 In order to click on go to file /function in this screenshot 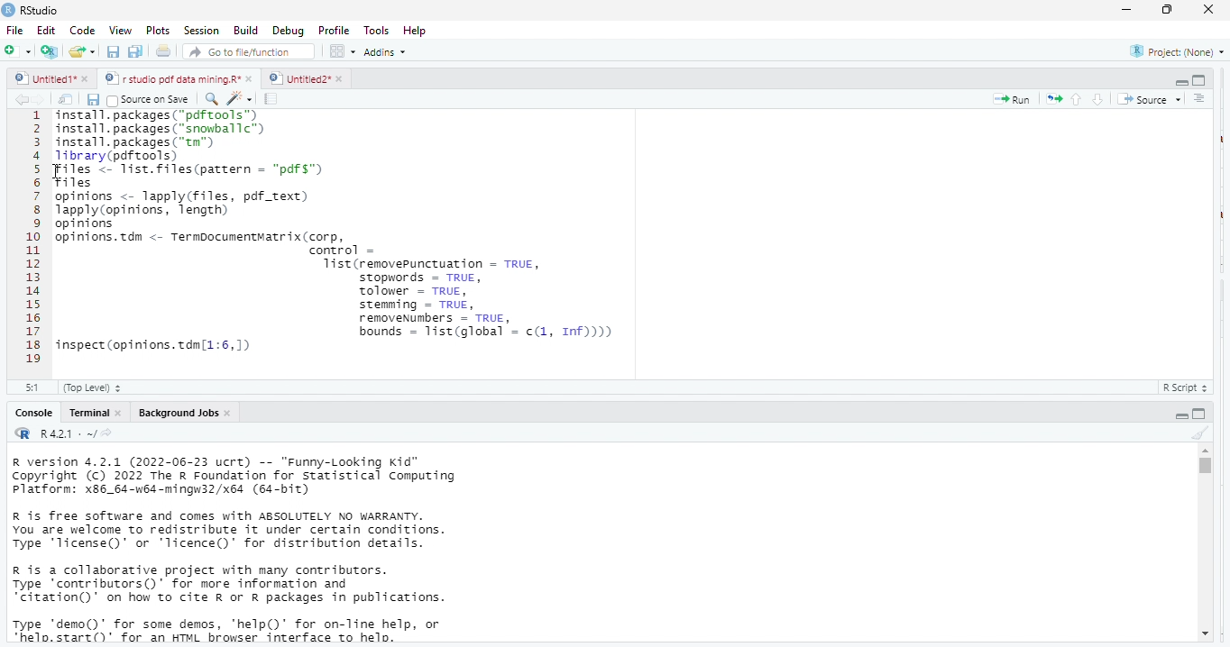, I will do `click(245, 50)`.